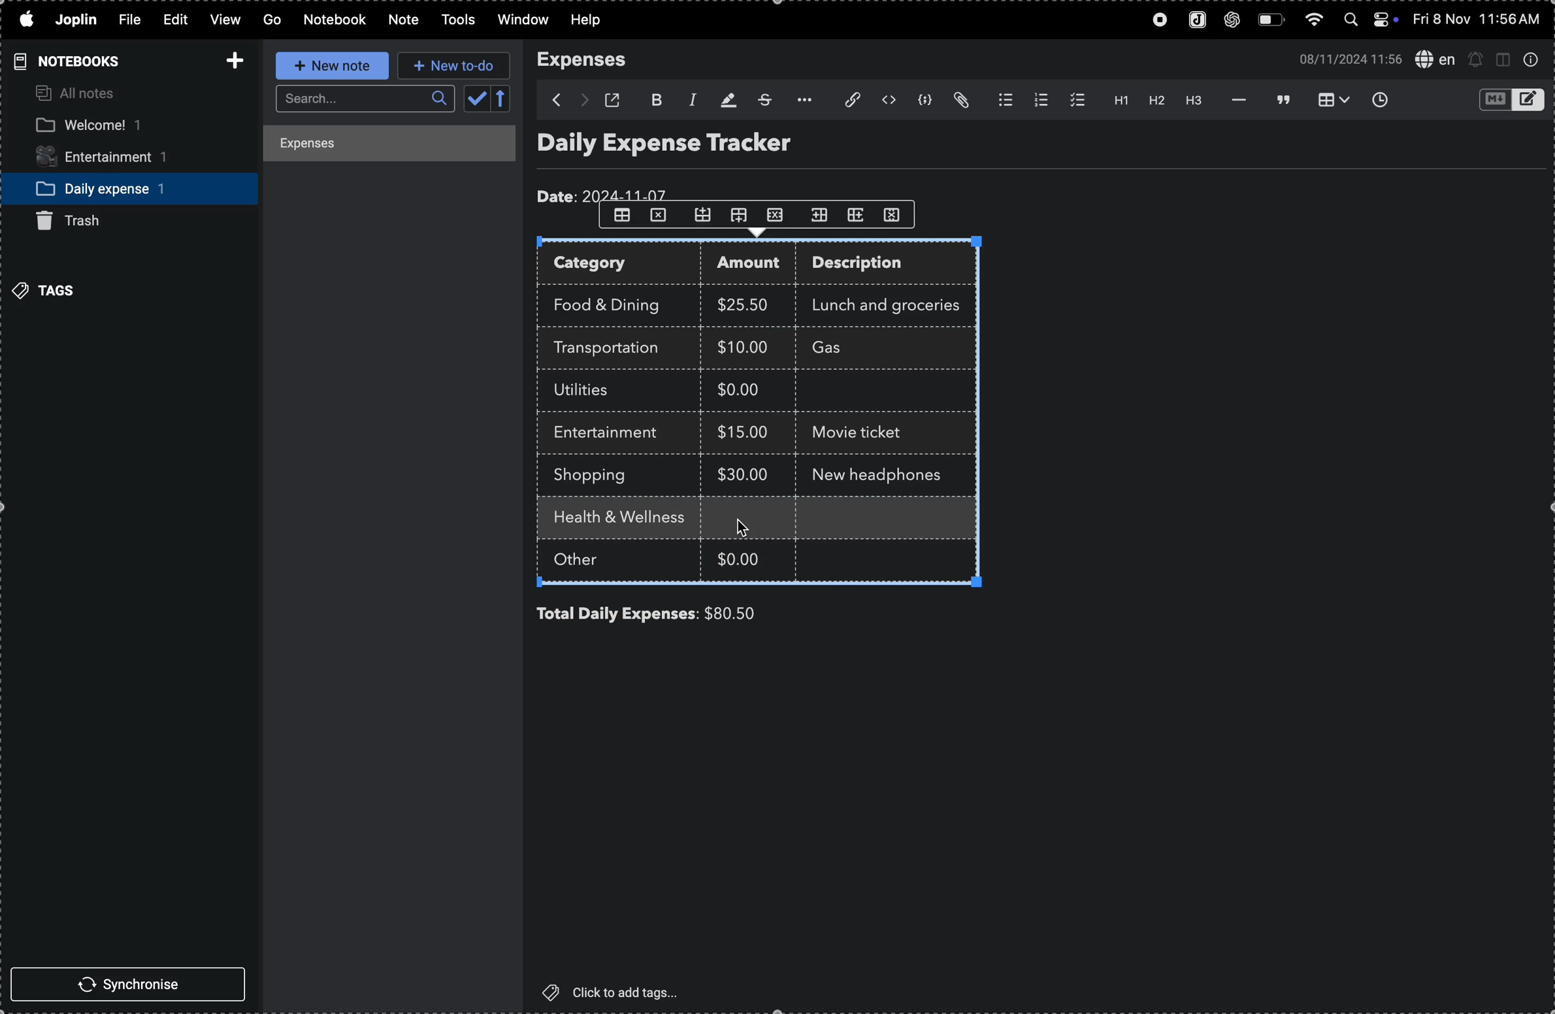 The height and width of the screenshot is (1014, 1555). What do you see at coordinates (899, 214) in the screenshot?
I see `delete coloumn` at bounding box center [899, 214].